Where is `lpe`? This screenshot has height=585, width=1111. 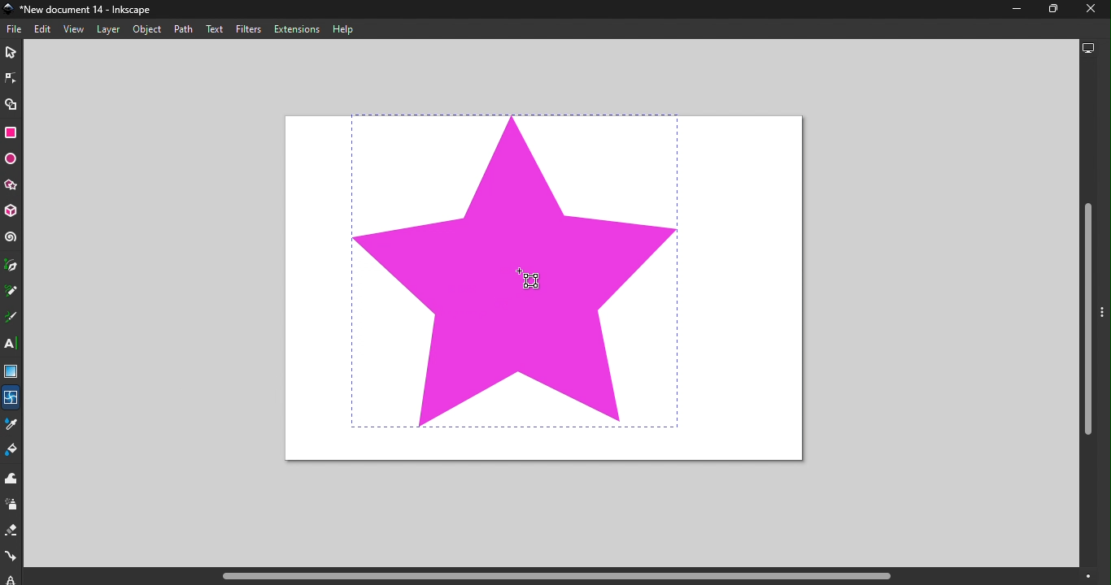 lpe is located at coordinates (7, 578).